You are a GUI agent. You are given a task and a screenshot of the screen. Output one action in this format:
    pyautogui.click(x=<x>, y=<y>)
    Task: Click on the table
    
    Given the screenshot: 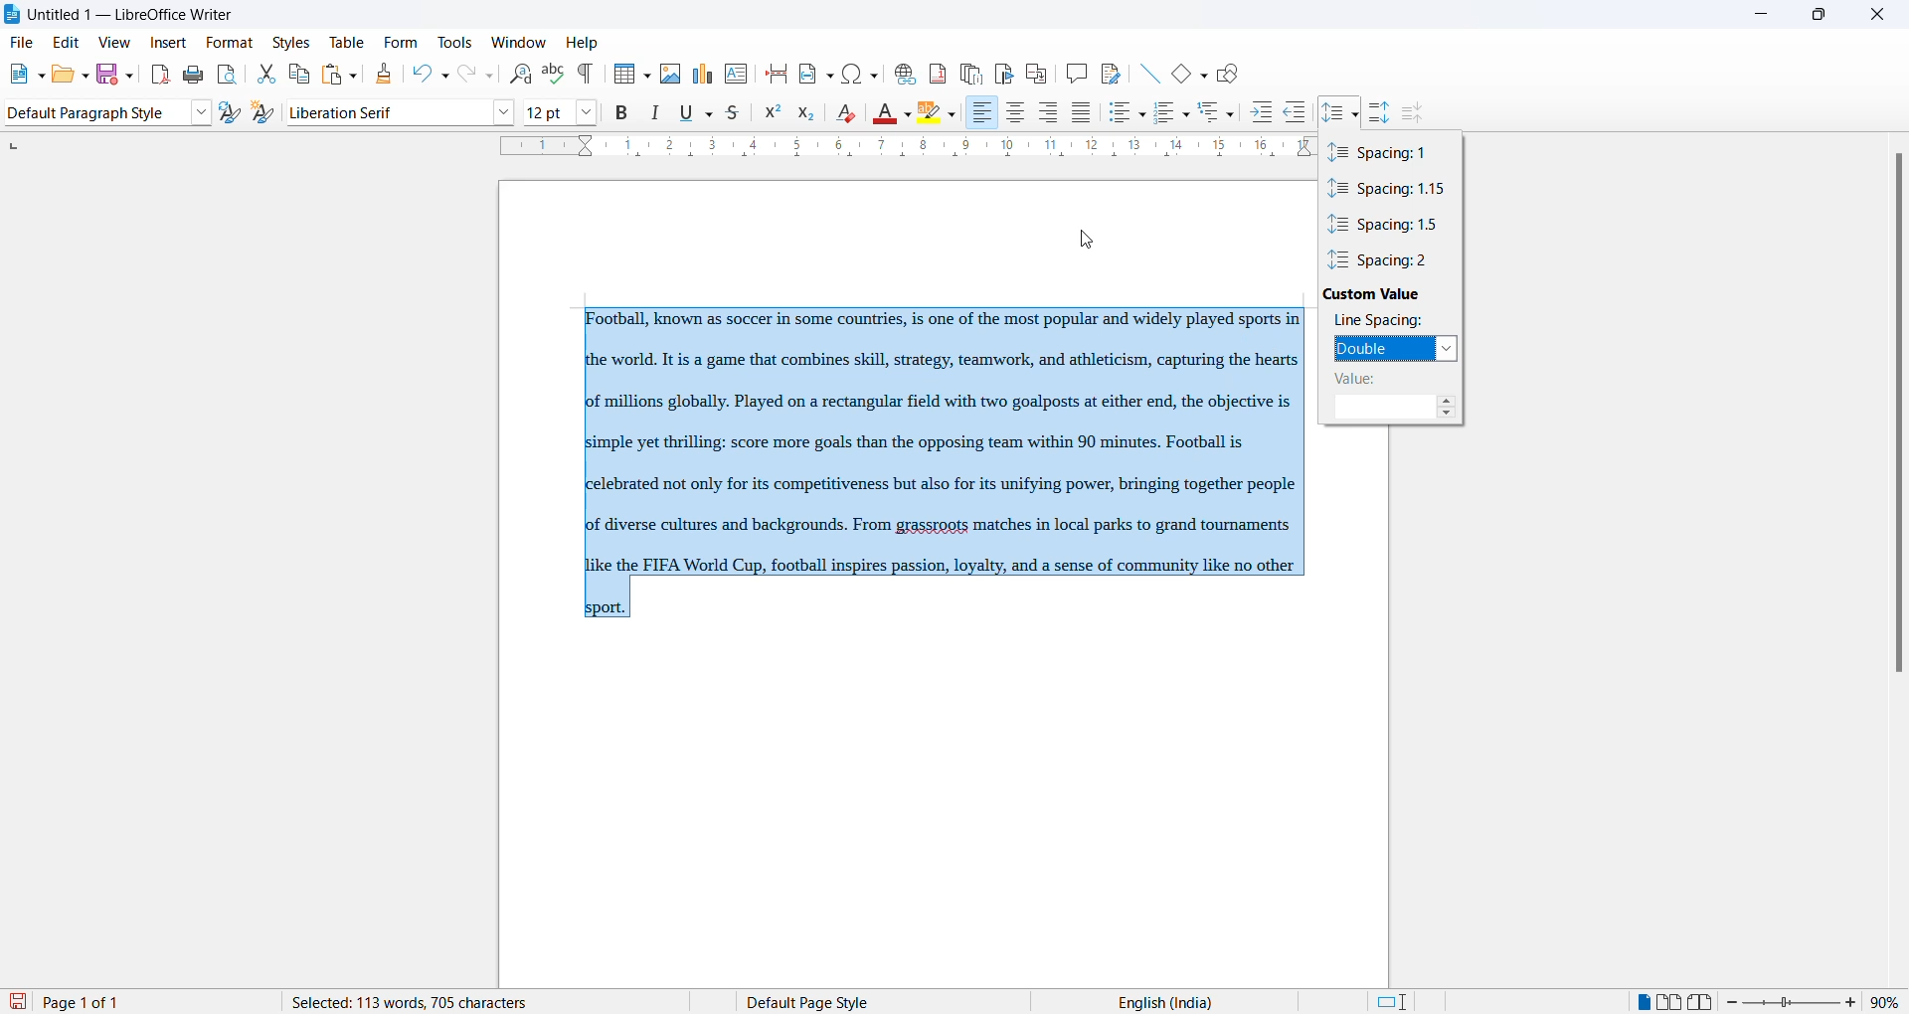 What is the action you would take?
    pyautogui.click(x=347, y=41)
    